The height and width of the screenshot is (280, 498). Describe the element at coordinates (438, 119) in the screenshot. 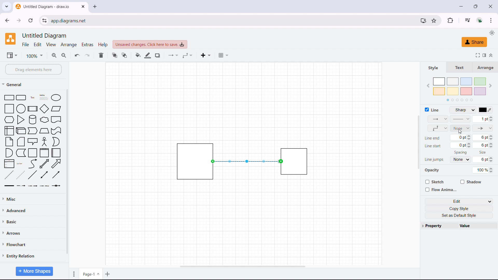

I see `connection` at that location.